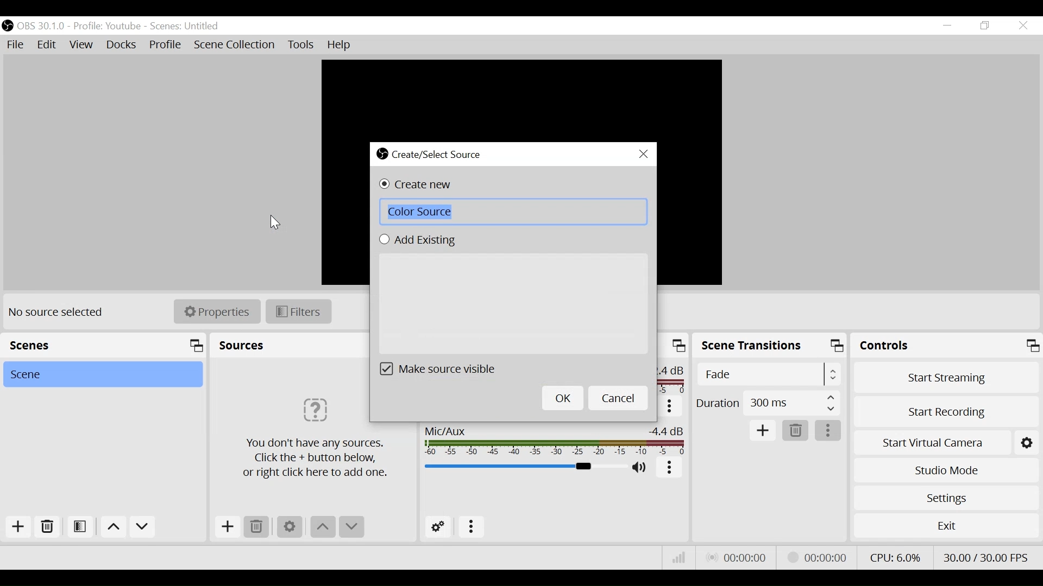 The width and height of the screenshot is (1043, 586). I want to click on OK, so click(562, 398).